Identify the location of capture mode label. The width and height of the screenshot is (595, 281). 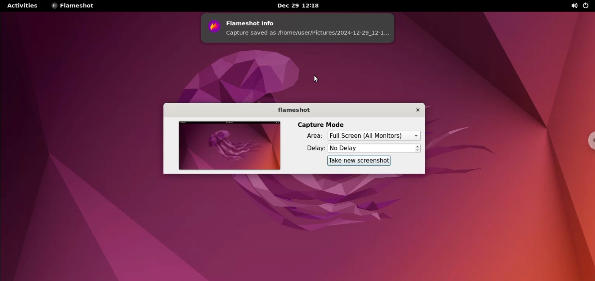
(326, 125).